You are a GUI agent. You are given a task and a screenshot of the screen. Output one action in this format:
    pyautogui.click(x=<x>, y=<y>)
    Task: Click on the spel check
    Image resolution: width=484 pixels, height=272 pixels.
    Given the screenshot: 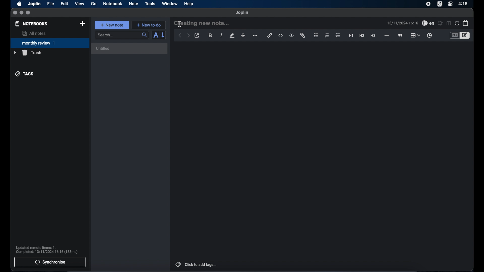 What is the action you would take?
    pyautogui.click(x=428, y=23)
    